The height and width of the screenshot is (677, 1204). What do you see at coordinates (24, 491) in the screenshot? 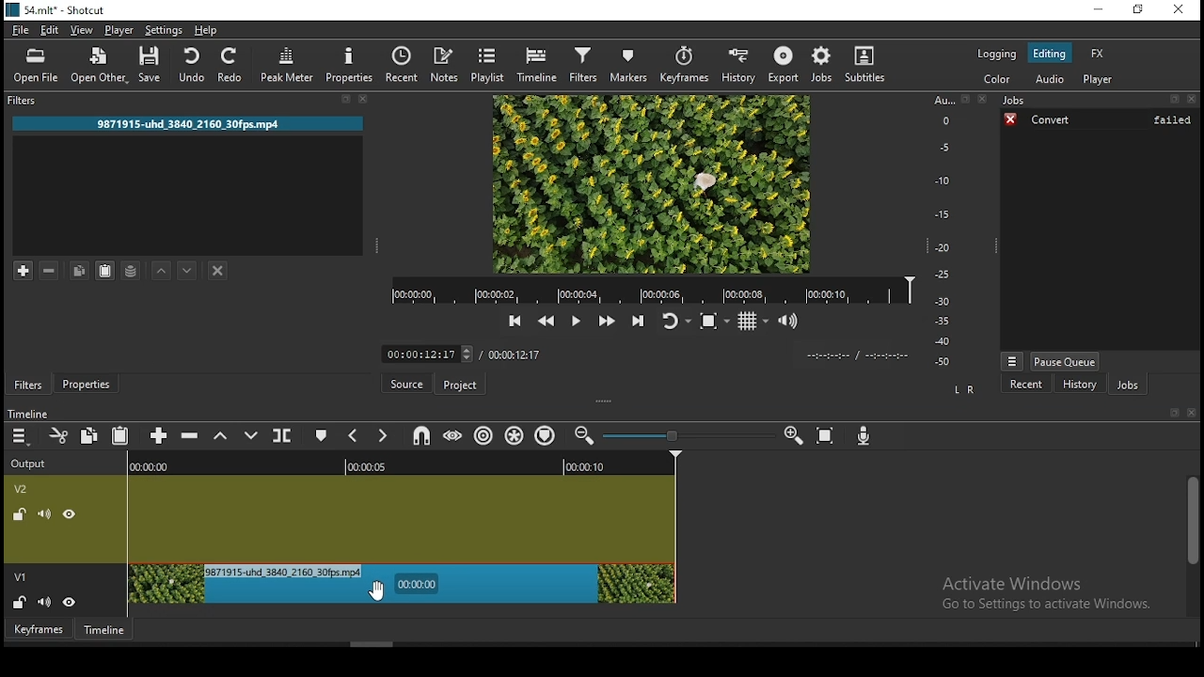
I see `v2` at bounding box center [24, 491].